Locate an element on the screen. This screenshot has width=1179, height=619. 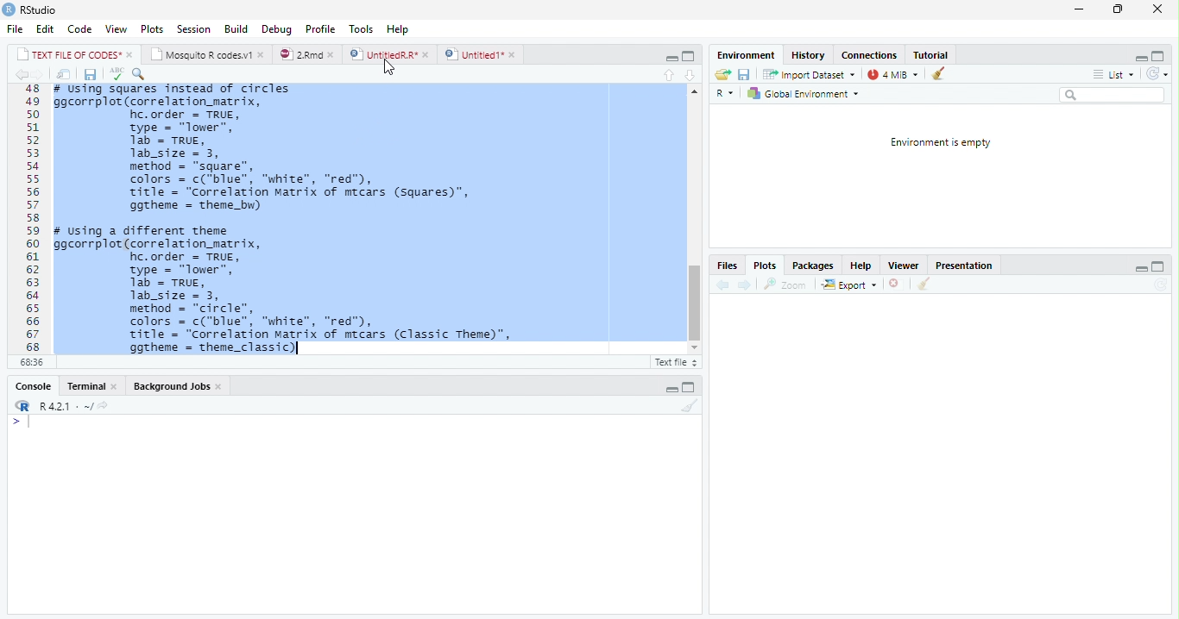
minimize is located at coordinates (1078, 11).